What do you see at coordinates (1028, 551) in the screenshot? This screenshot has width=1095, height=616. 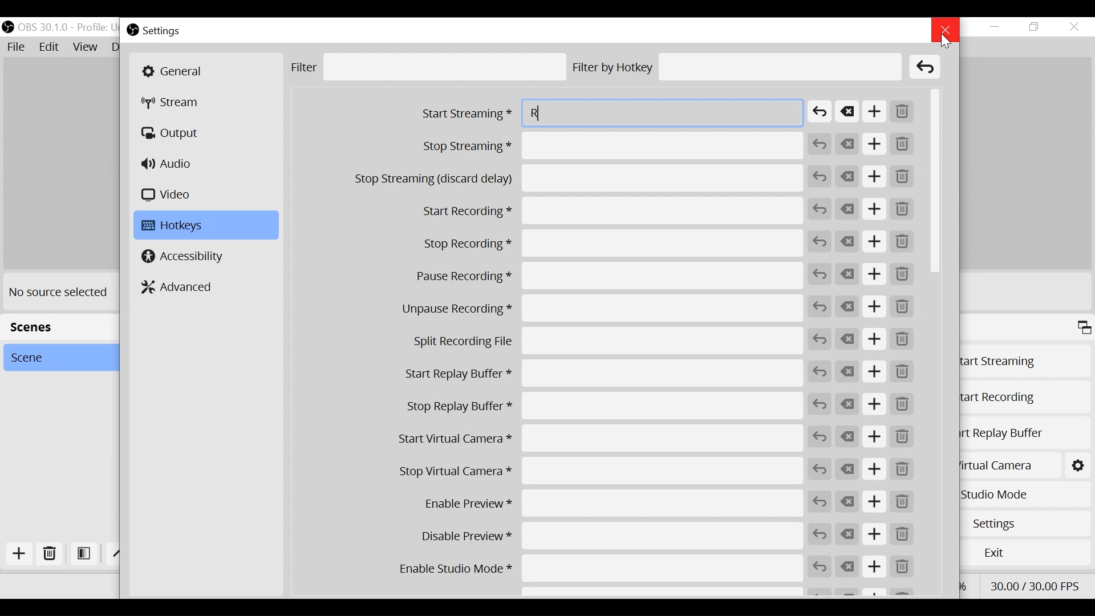 I see `Exit` at bounding box center [1028, 551].